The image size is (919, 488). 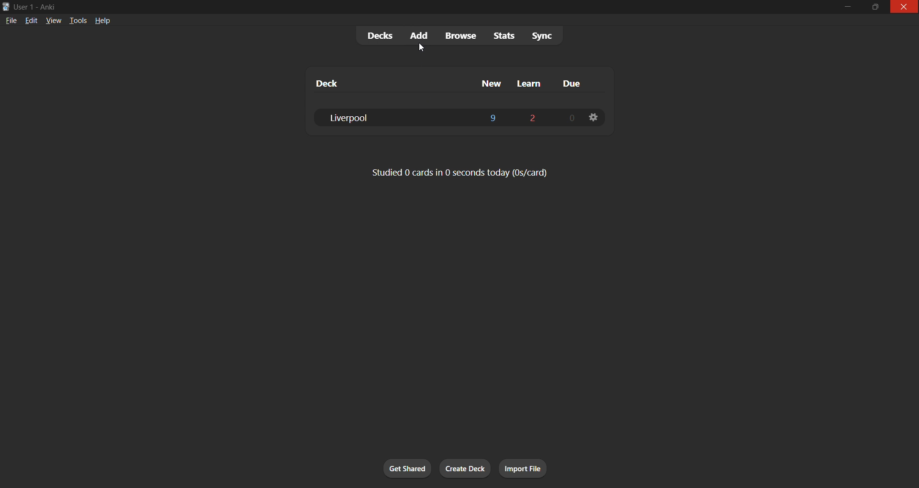 I want to click on view, so click(x=54, y=21).